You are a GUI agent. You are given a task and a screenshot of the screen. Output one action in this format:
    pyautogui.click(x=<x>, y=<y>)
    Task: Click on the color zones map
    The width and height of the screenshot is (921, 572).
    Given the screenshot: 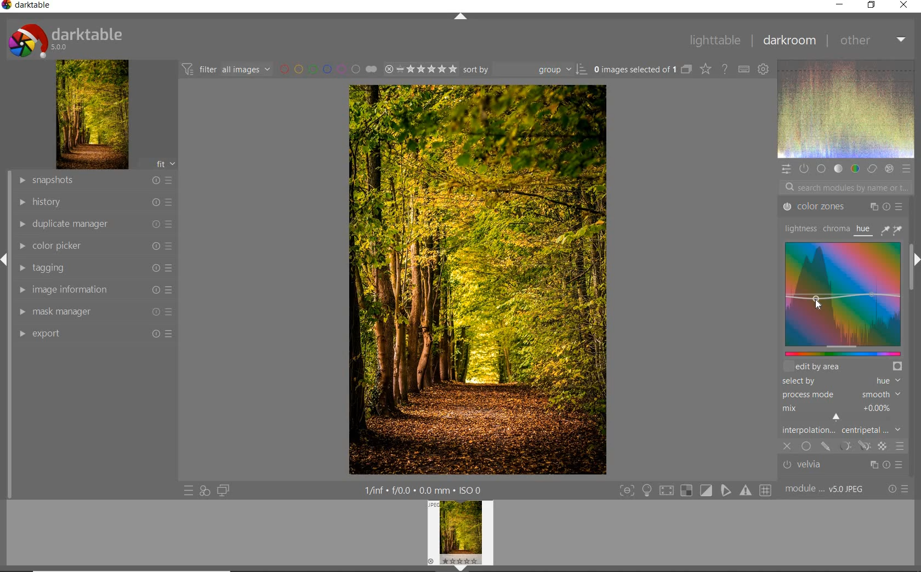 What is the action you would take?
    pyautogui.click(x=843, y=298)
    